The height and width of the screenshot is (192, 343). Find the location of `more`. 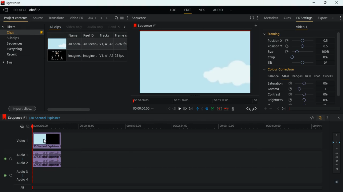

more is located at coordinates (257, 18).